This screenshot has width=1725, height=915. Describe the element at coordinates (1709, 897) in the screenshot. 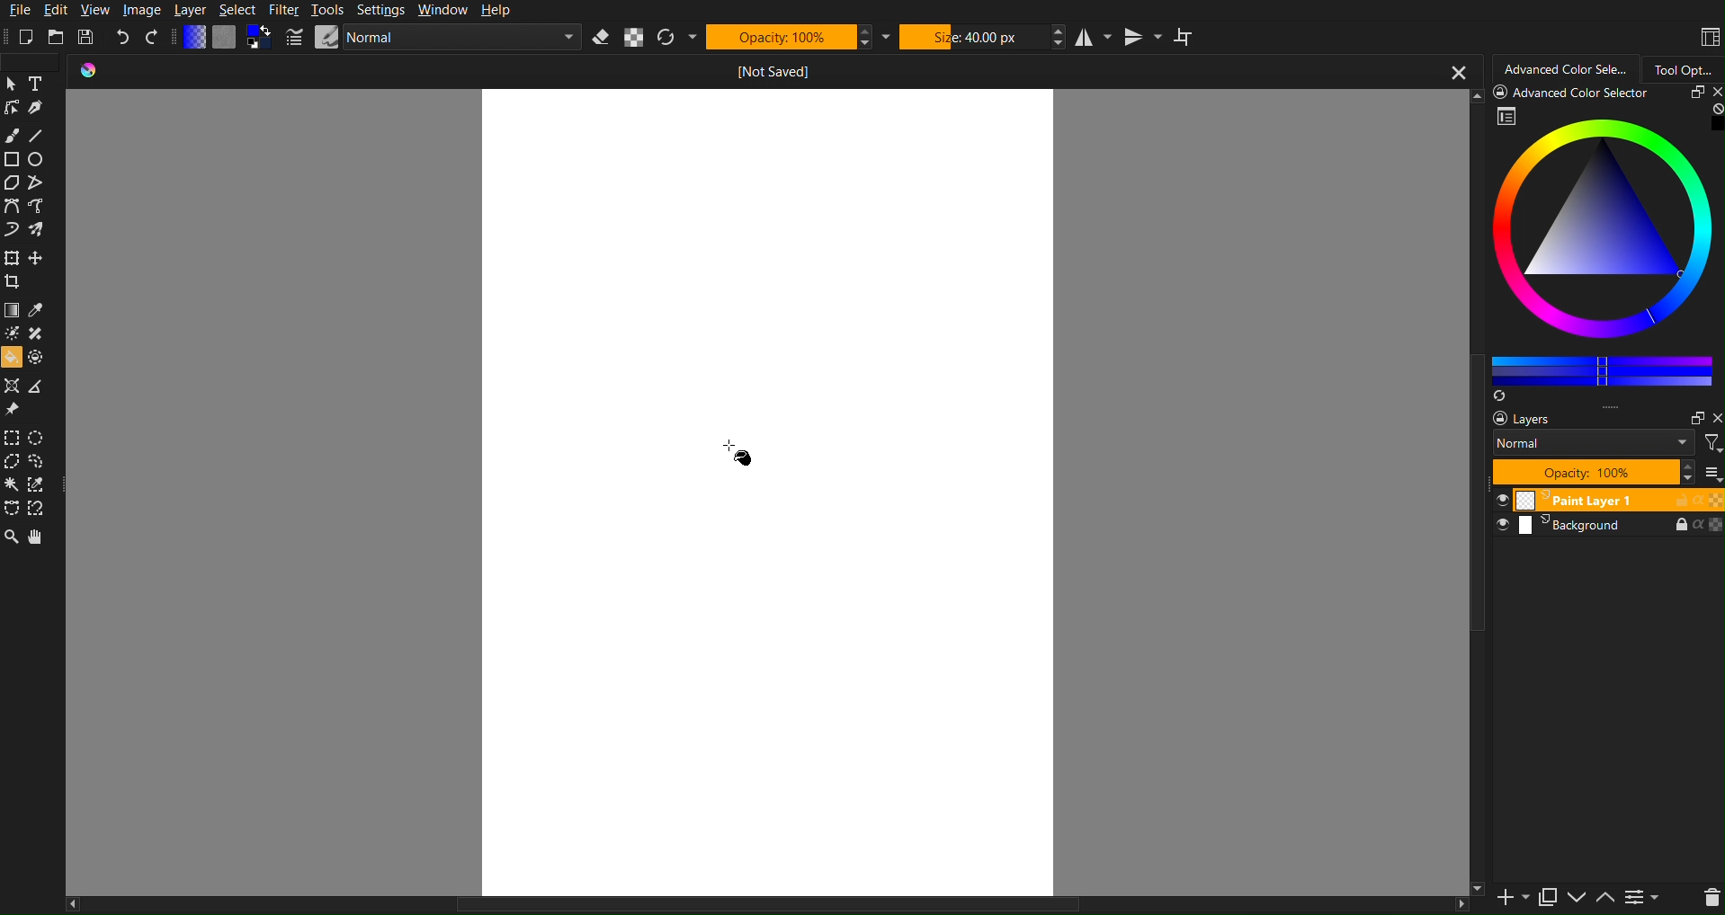

I see `Delete` at that location.